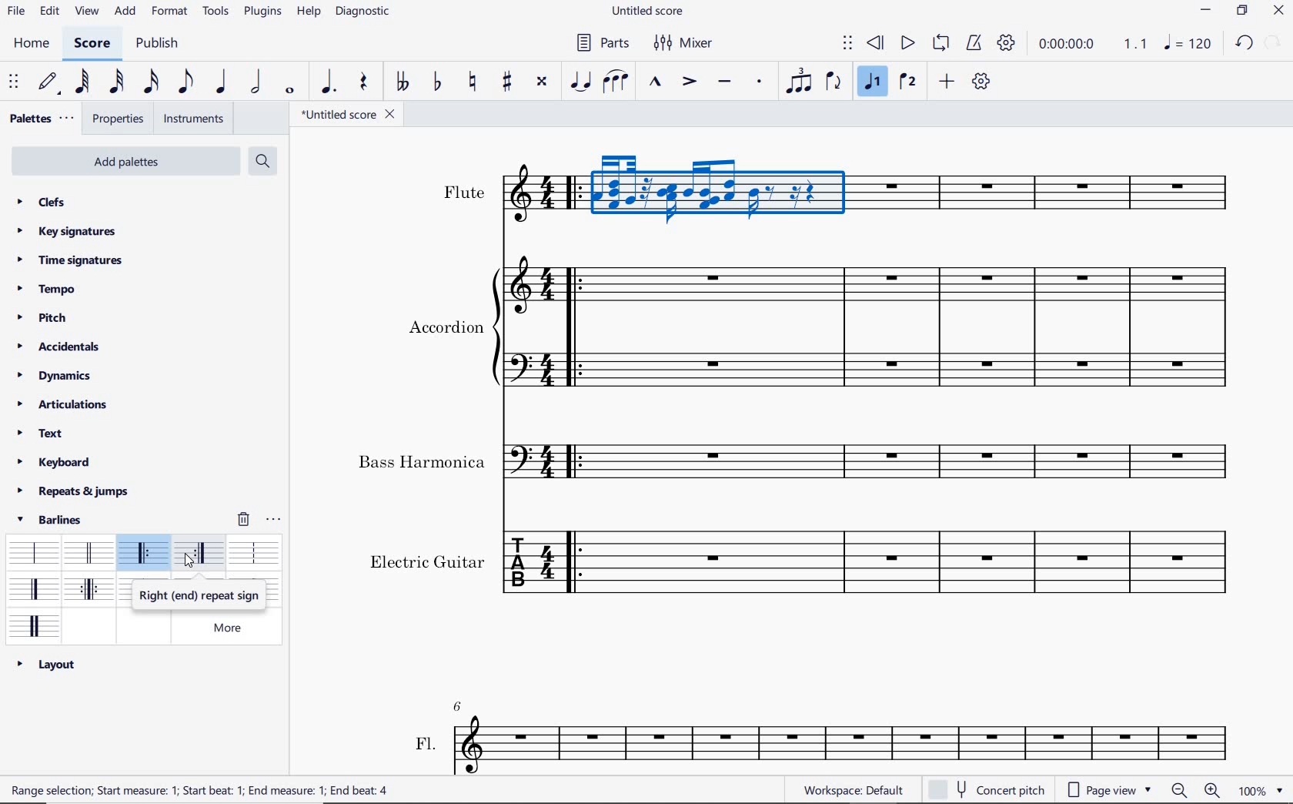 This screenshot has height=804, width=1293. I want to click on select to move, so click(14, 82).